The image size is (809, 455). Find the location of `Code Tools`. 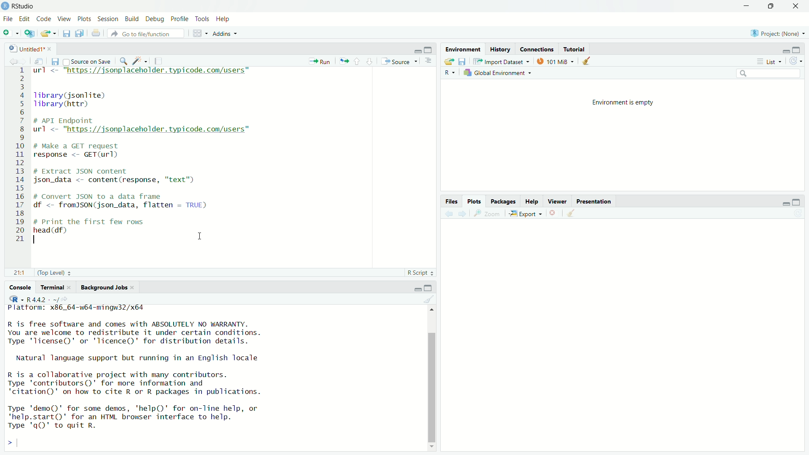

Code Tools is located at coordinates (140, 61).